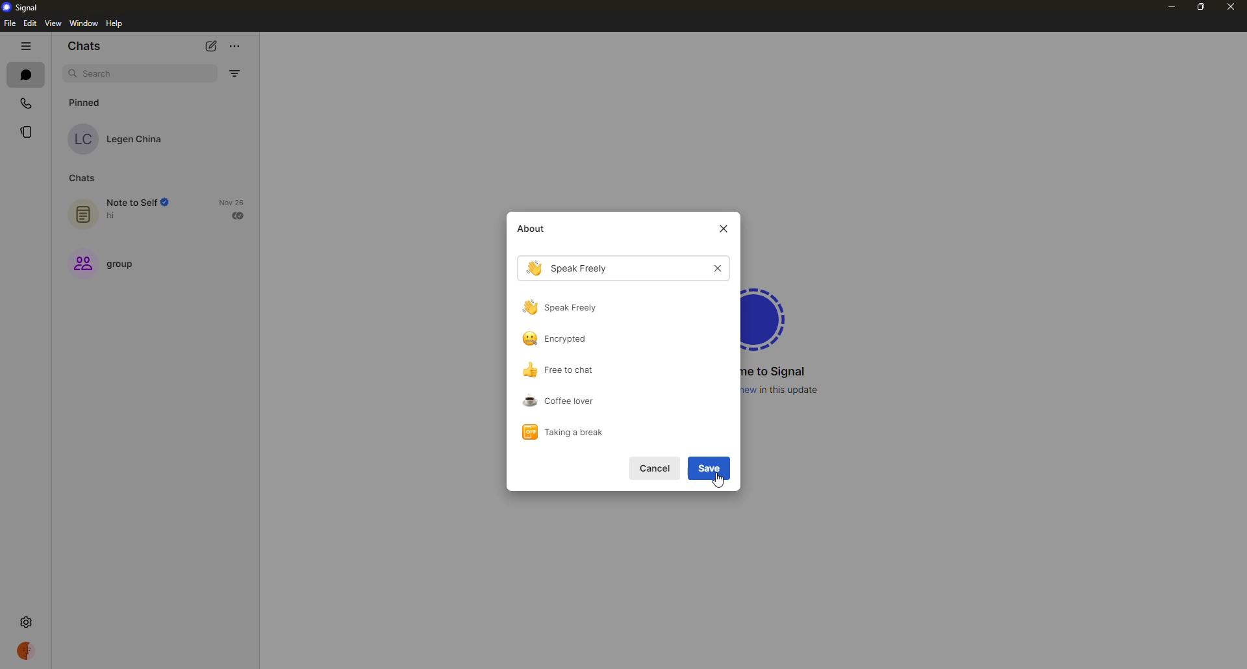 The height and width of the screenshot is (669, 1247). What do you see at coordinates (1199, 8) in the screenshot?
I see `maximize` at bounding box center [1199, 8].